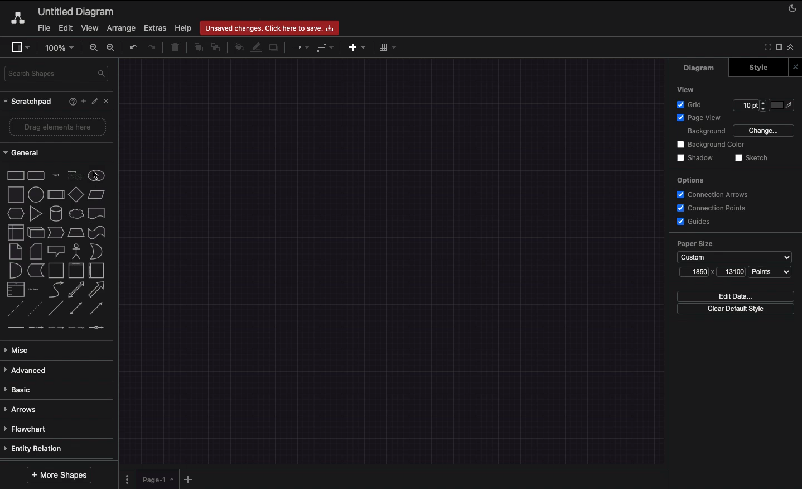 This screenshot has width=802, height=489. What do you see at coordinates (183, 27) in the screenshot?
I see `Help` at bounding box center [183, 27].